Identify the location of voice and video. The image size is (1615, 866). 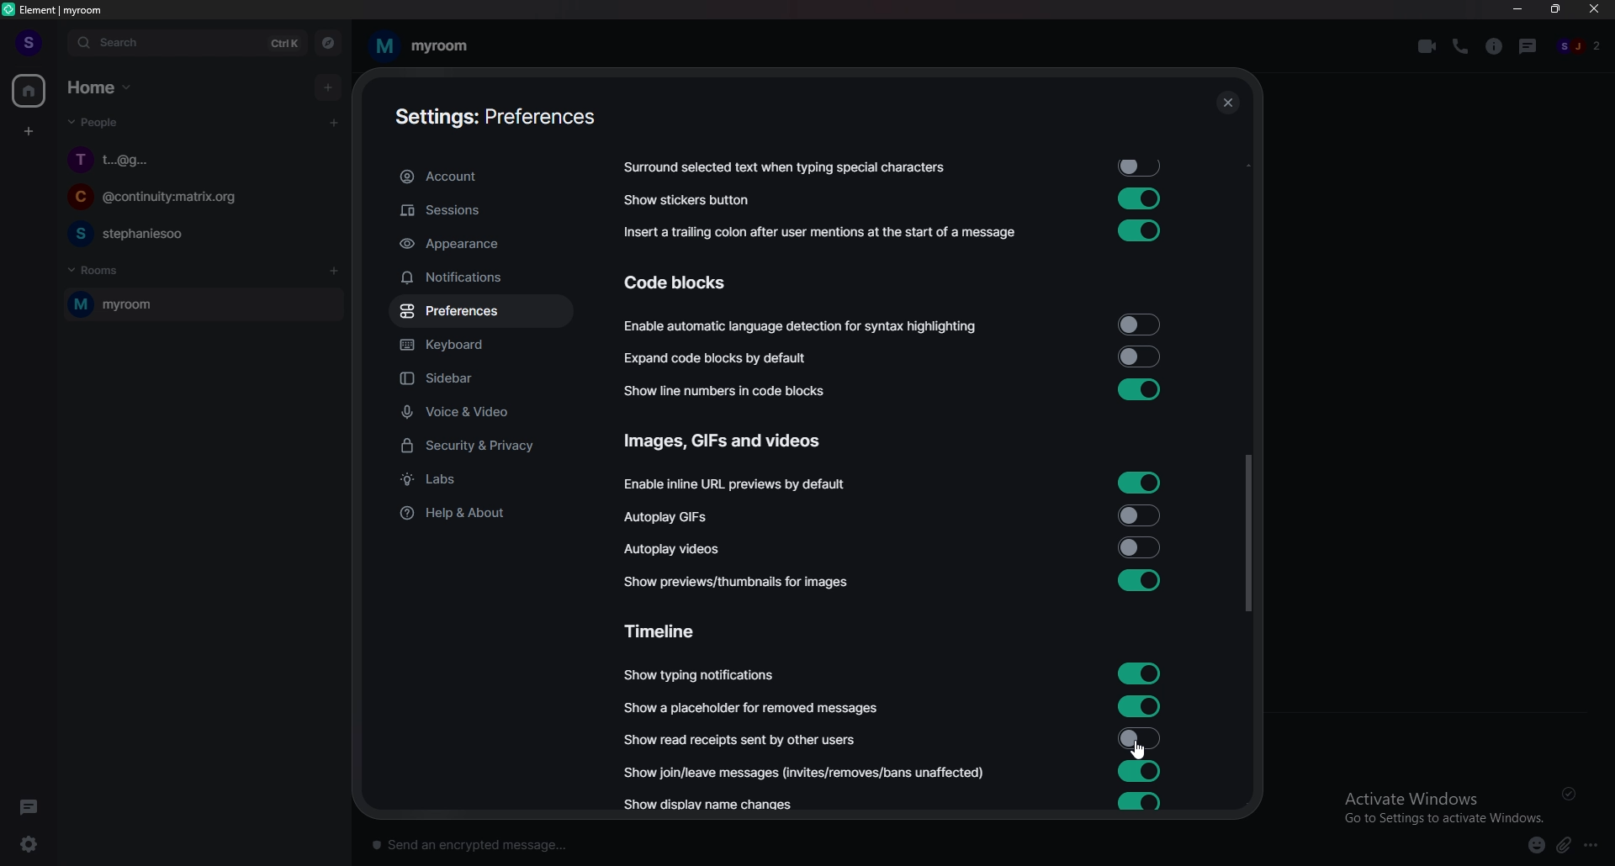
(485, 411).